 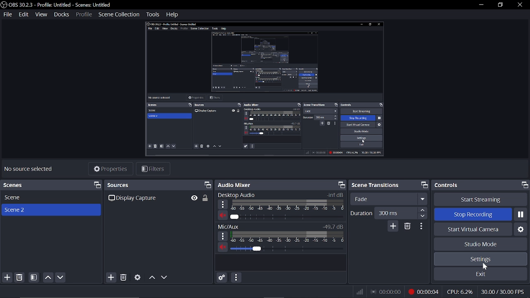 I want to click on scene collection, so click(x=120, y=14).